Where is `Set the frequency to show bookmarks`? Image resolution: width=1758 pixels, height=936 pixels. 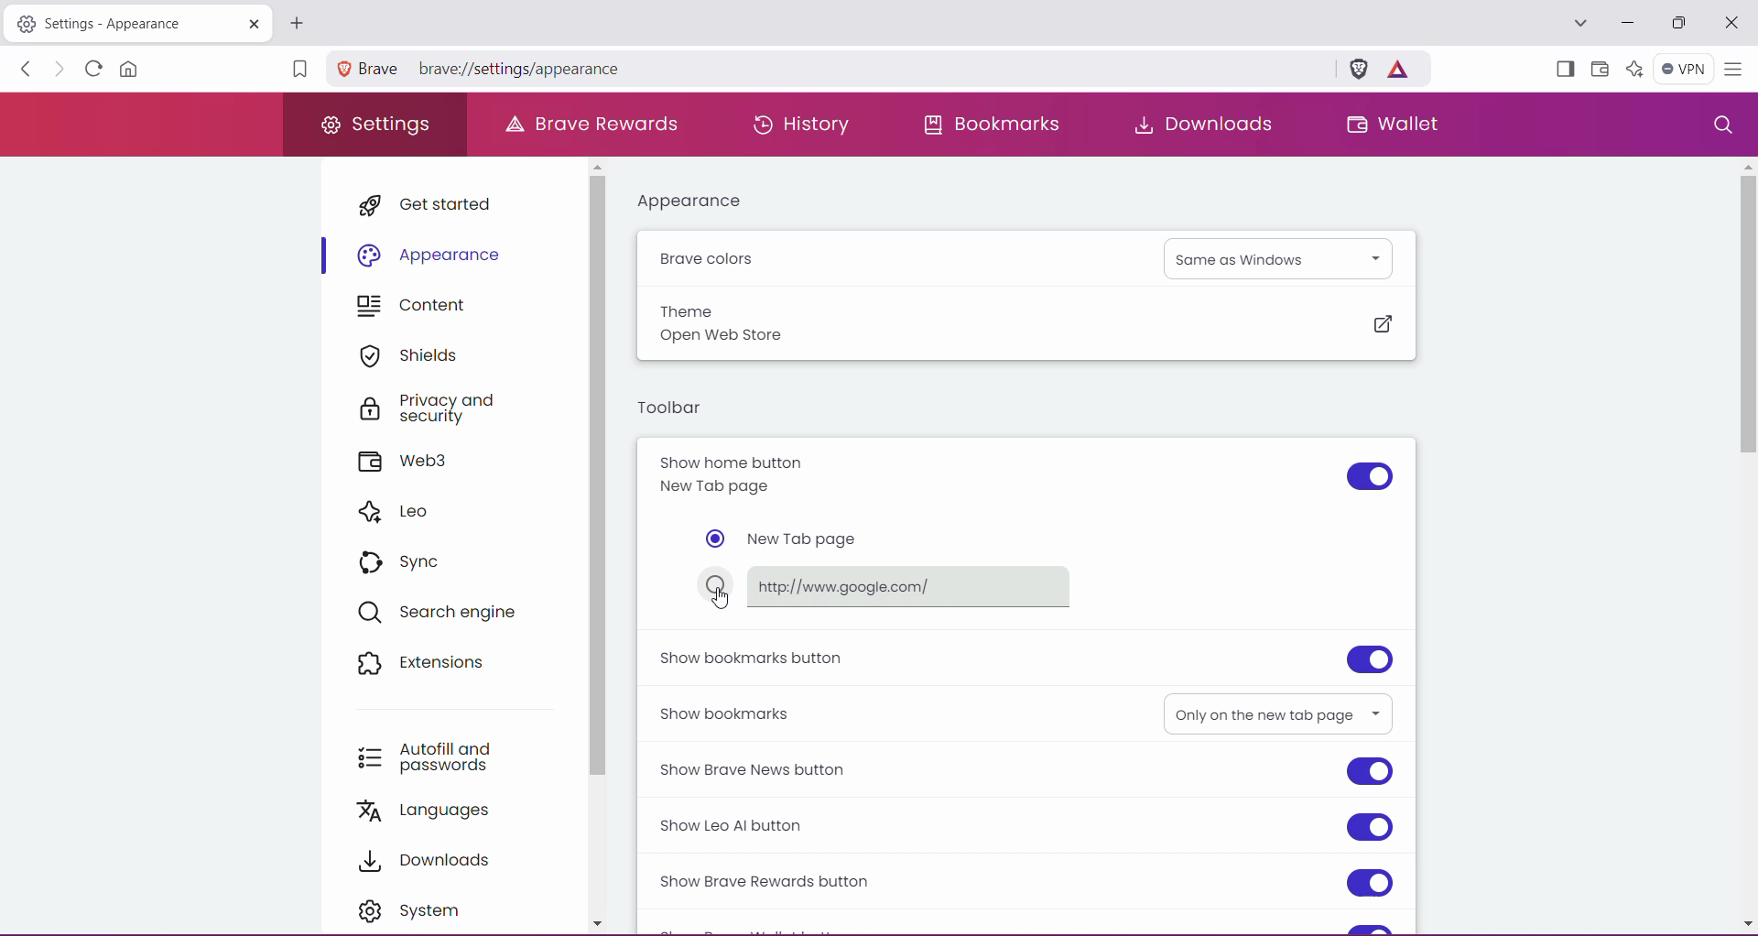 Set the frequency to show bookmarks is located at coordinates (1276, 713).